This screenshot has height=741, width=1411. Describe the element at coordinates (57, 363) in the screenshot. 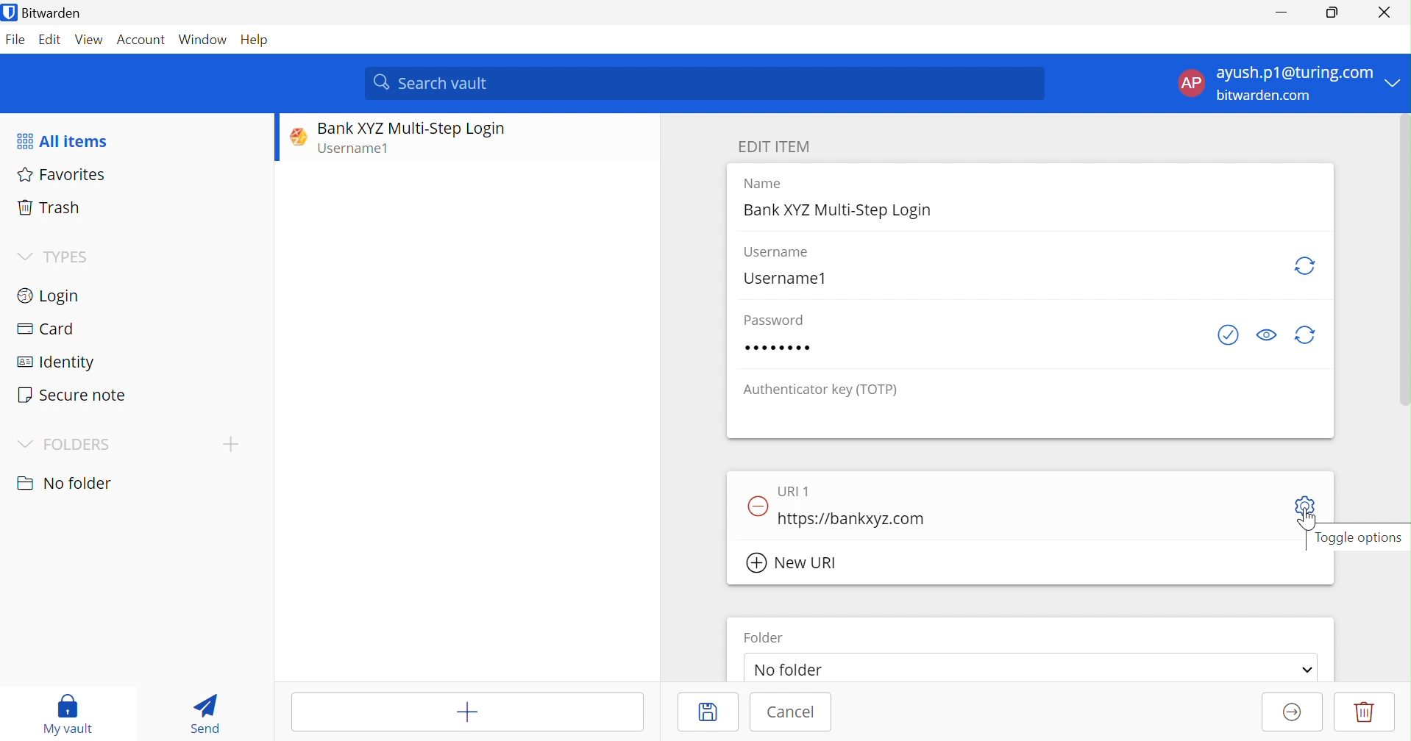

I see `Identity` at that location.